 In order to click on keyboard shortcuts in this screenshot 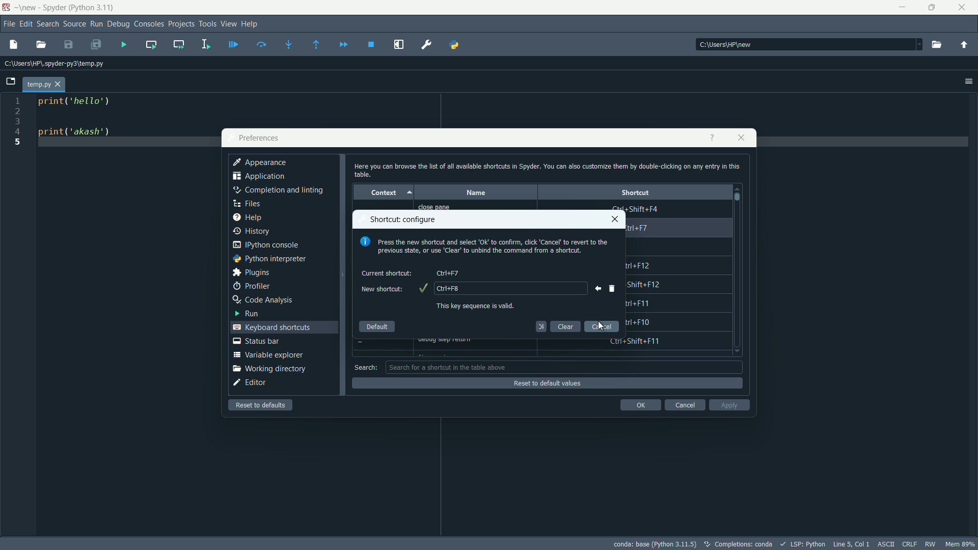, I will do `click(274, 327)`.